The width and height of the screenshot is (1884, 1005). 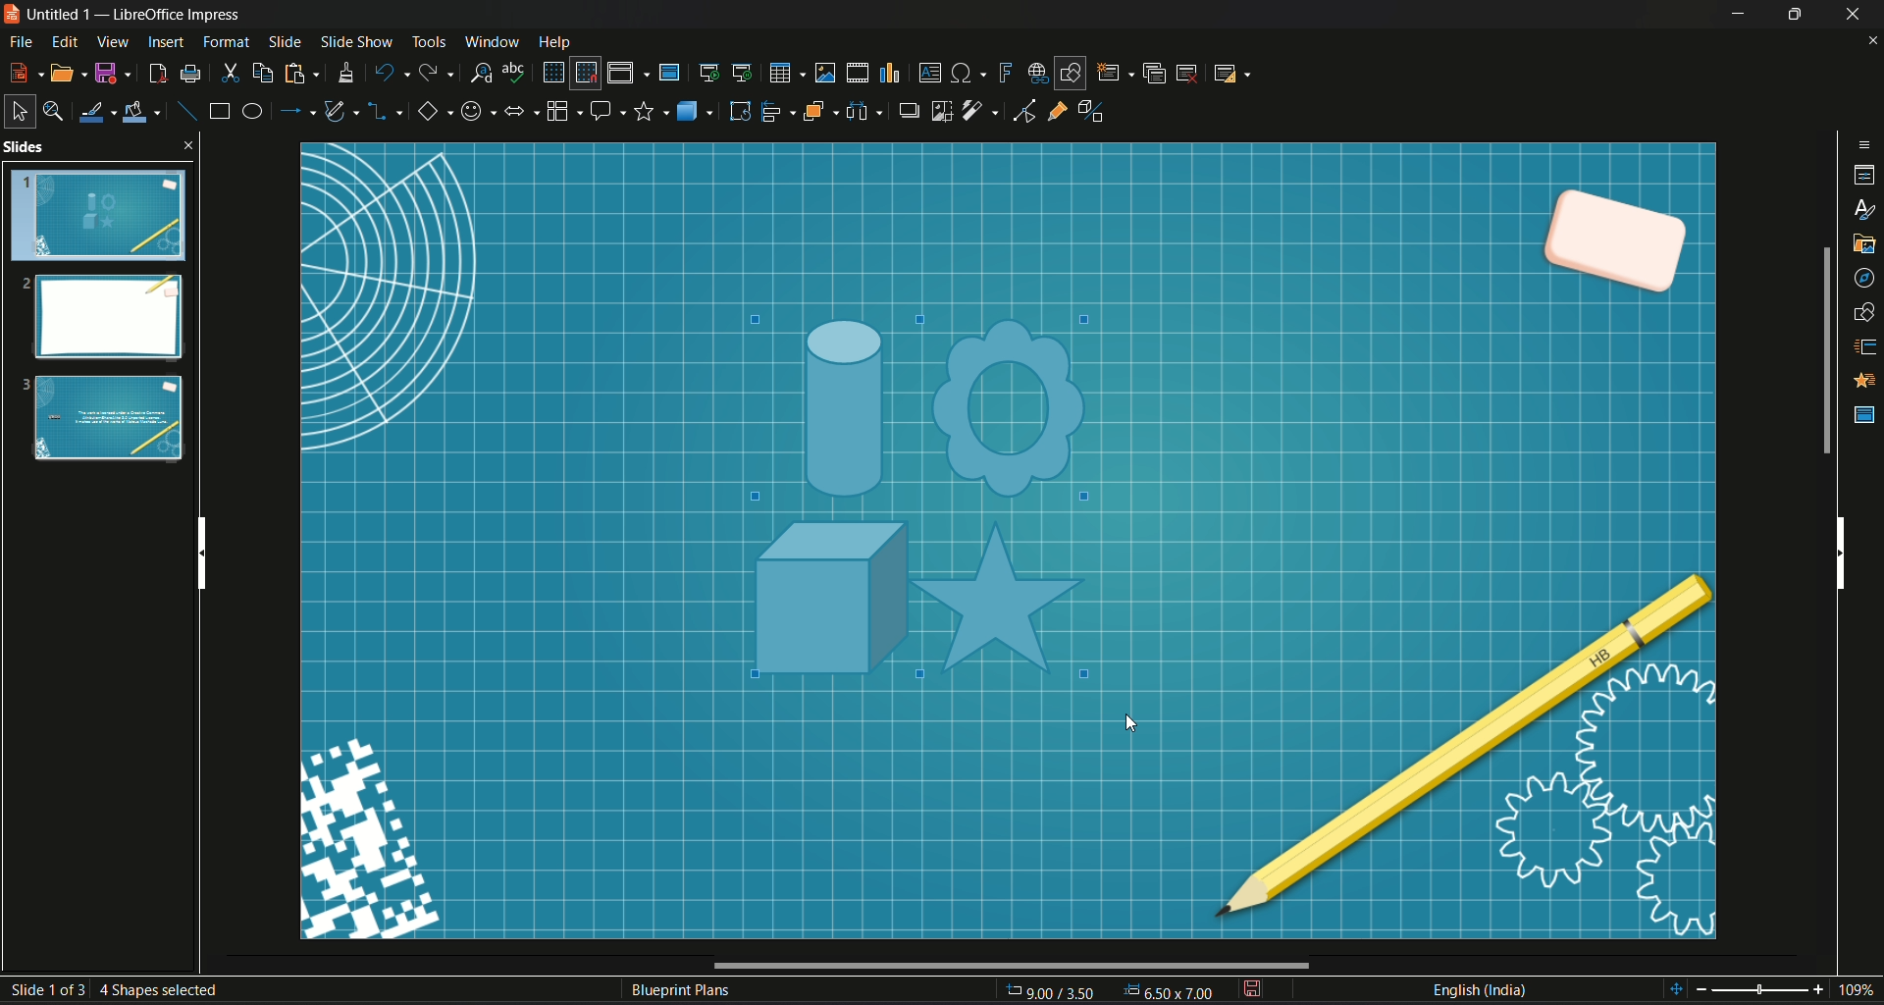 What do you see at coordinates (585, 74) in the screenshot?
I see `snap to grid` at bounding box center [585, 74].